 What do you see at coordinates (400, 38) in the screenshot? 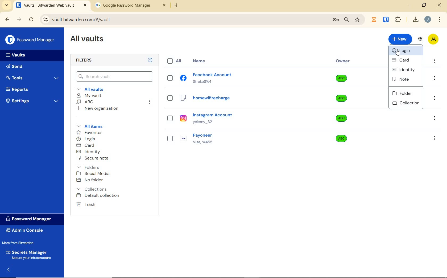
I see `New` at bounding box center [400, 38].